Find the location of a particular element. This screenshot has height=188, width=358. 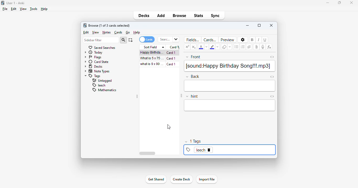

get shared is located at coordinates (156, 179).